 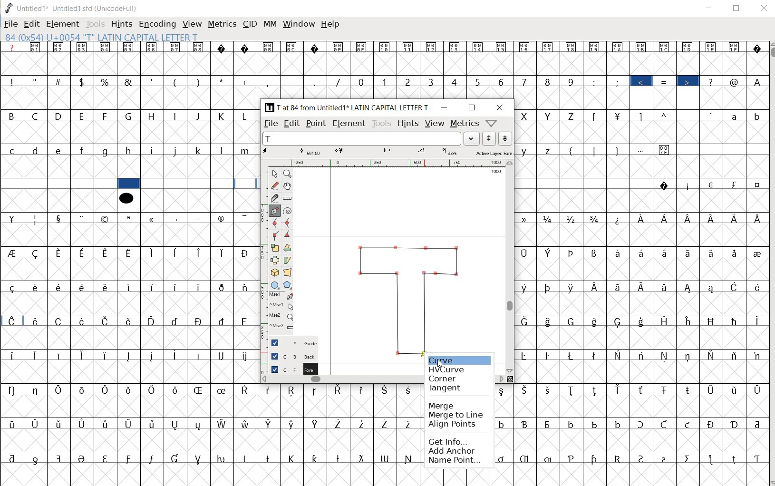 What do you see at coordinates (223, 48) in the screenshot?
I see `Symbol` at bounding box center [223, 48].